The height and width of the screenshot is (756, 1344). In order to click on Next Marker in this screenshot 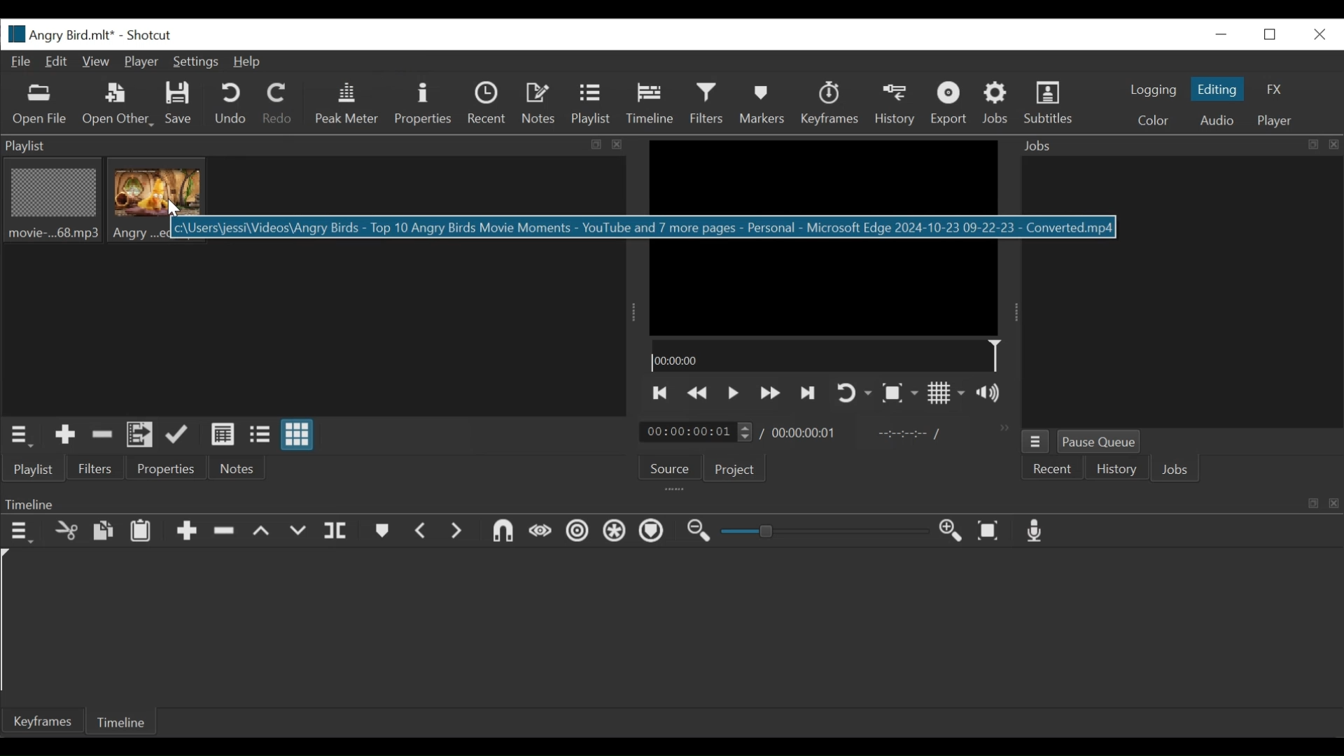, I will do `click(458, 533)`.